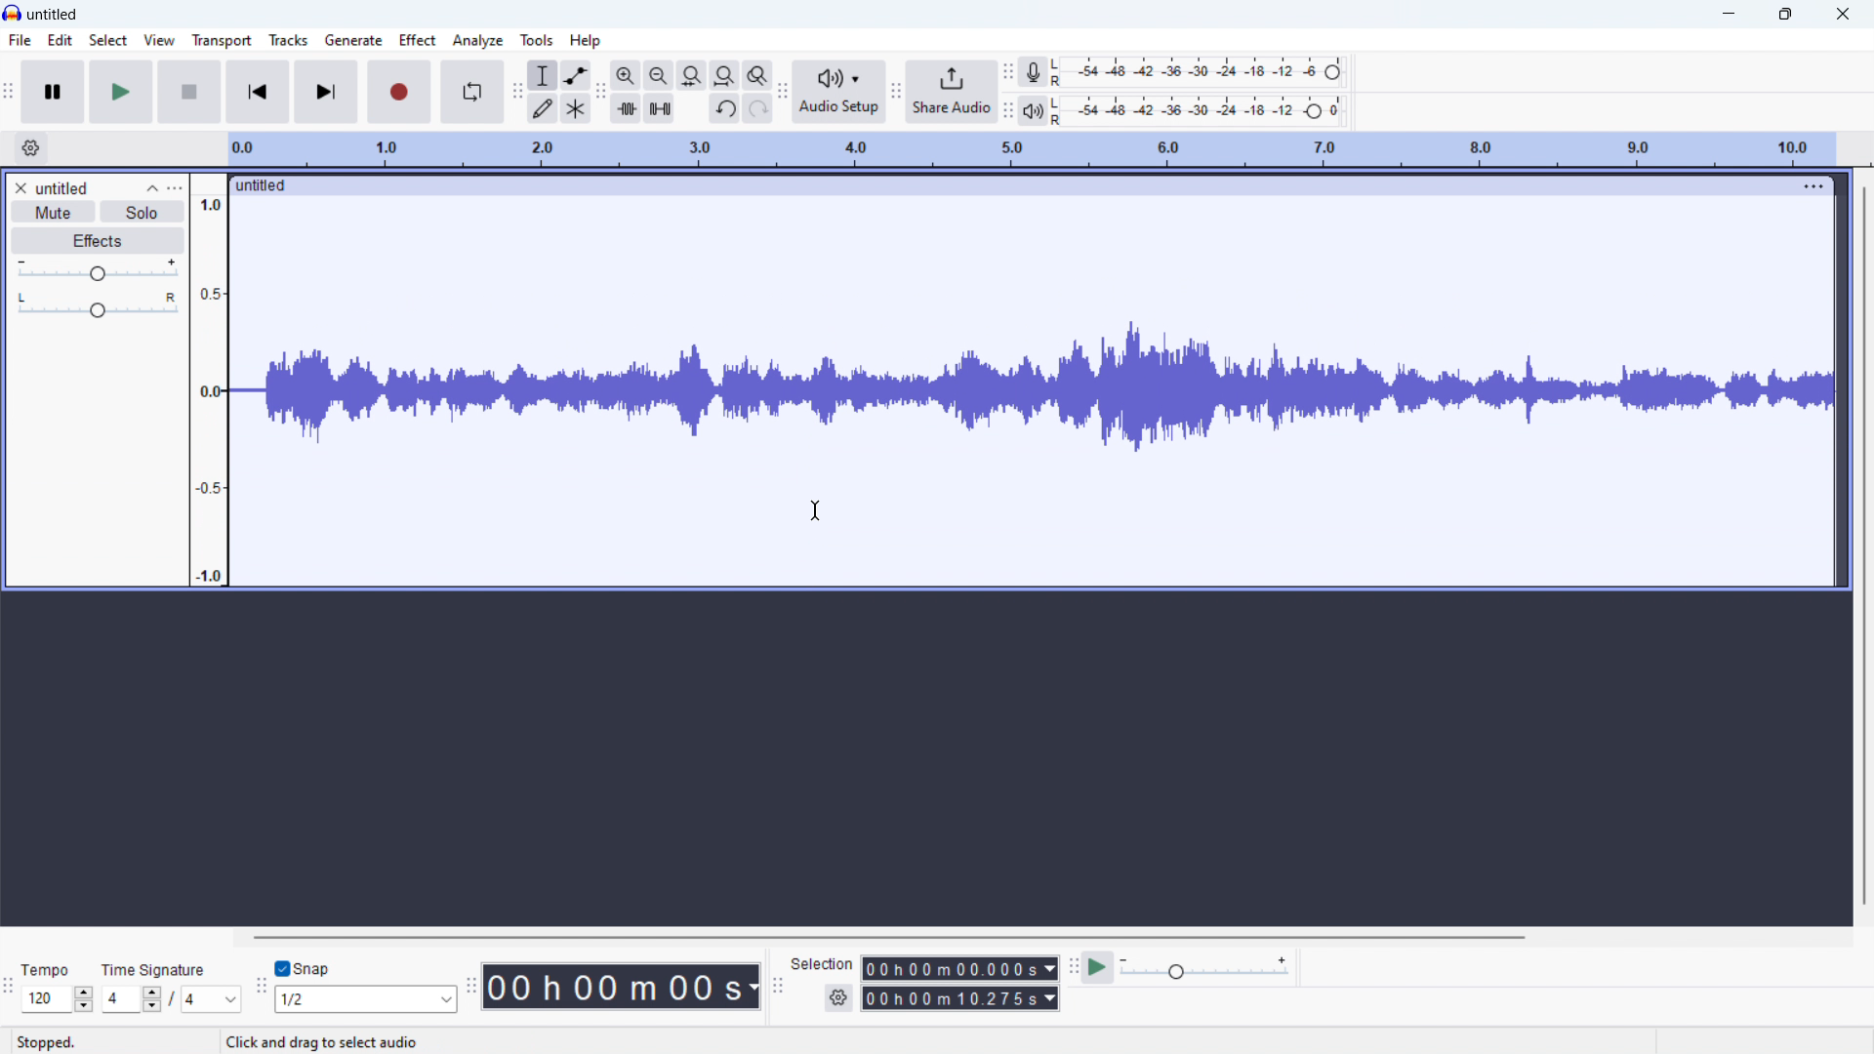 This screenshot has width=1874, height=1054. What do you see at coordinates (896, 95) in the screenshot?
I see `share audio toolbar` at bounding box center [896, 95].